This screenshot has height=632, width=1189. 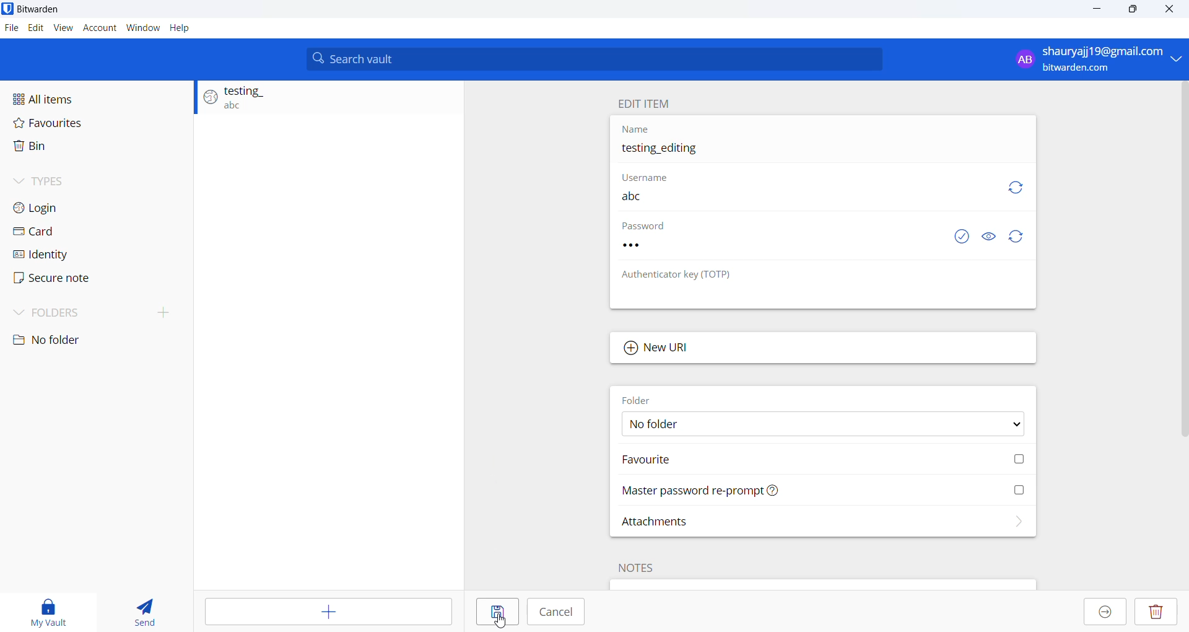 What do you see at coordinates (54, 609) in the screenshot?
I see `My vault` at bounding box center [54, 609].